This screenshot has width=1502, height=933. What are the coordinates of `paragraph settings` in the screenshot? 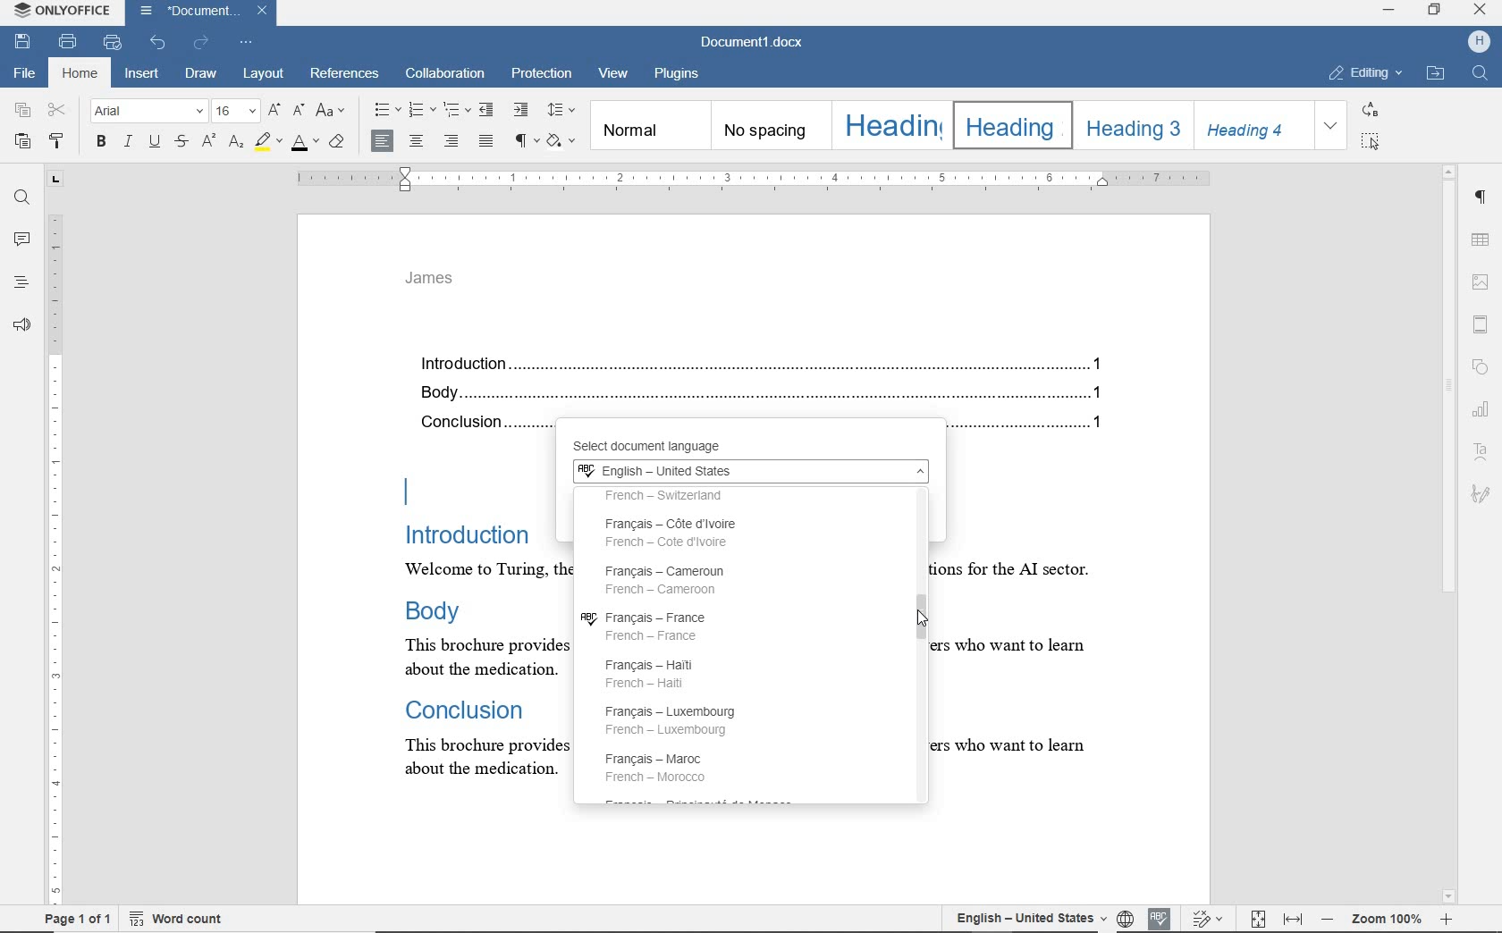 It's located at (1482, 200).